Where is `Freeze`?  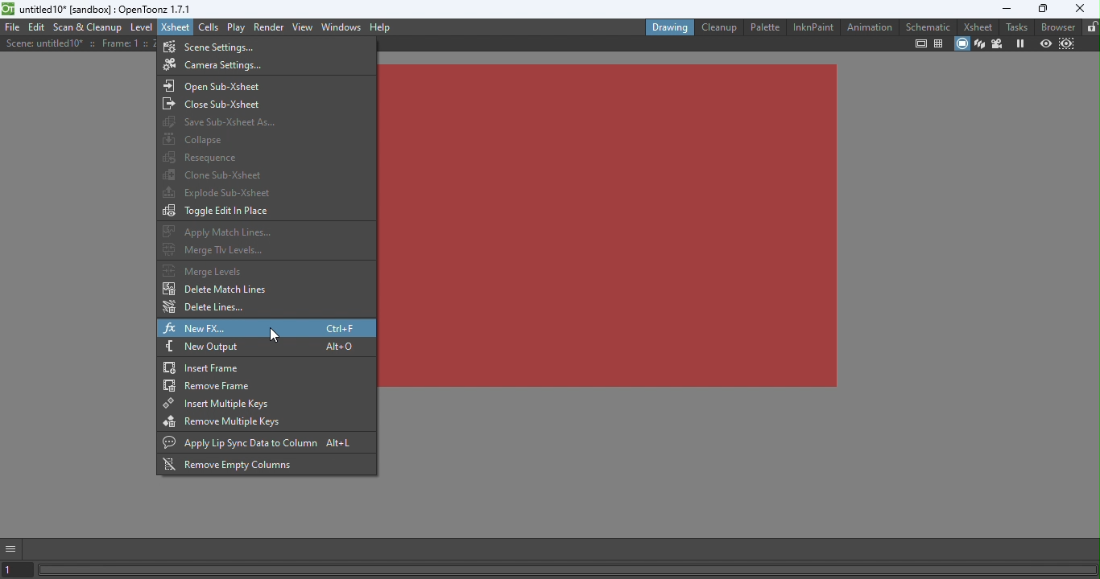 Freeze is located at coordinates (1020, 43).